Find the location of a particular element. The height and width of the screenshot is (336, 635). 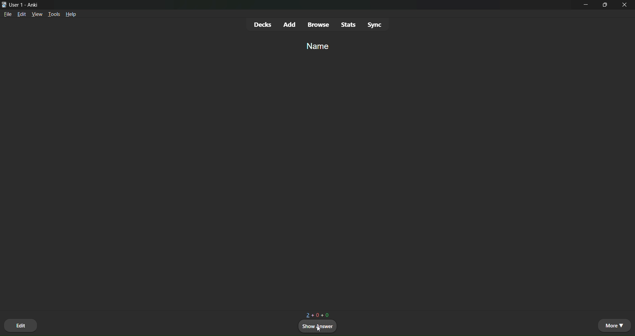

edit is located at coordinates (21, 15).